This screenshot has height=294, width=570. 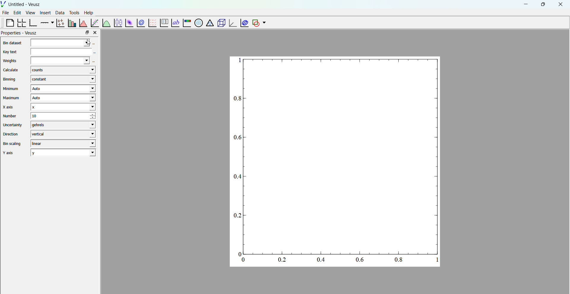 I want to click on logo of Veusz, so click(x=4, y=4).